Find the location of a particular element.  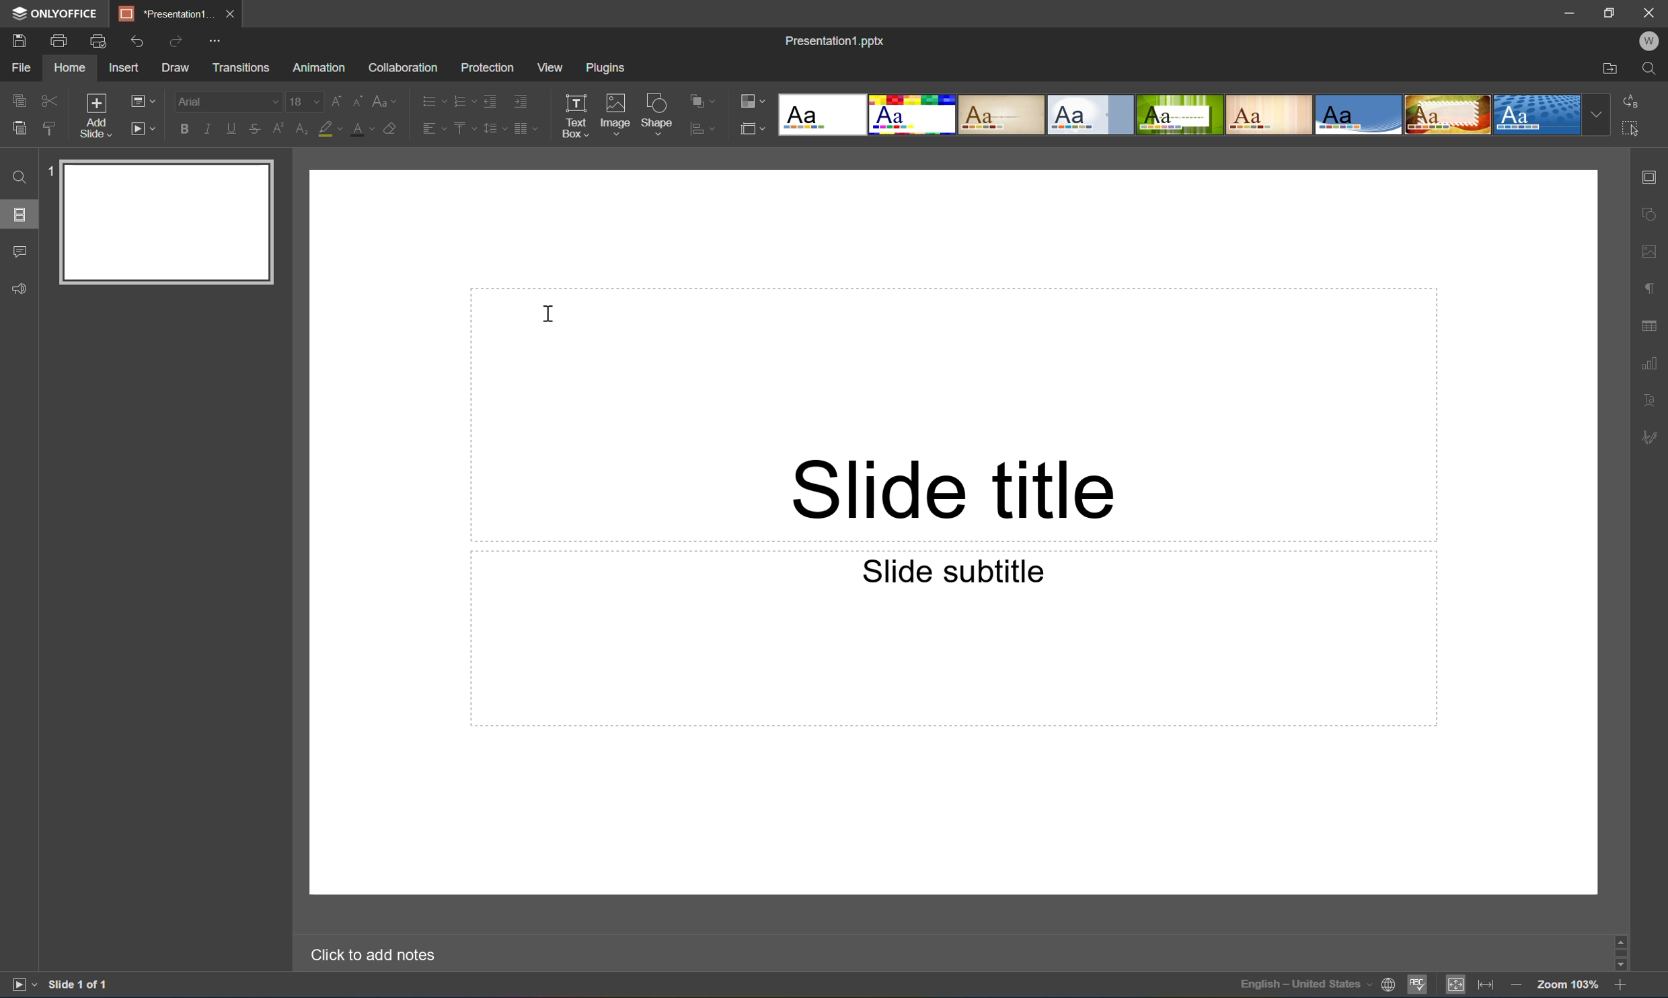

English - United States is located at coordinates (1304, 989).